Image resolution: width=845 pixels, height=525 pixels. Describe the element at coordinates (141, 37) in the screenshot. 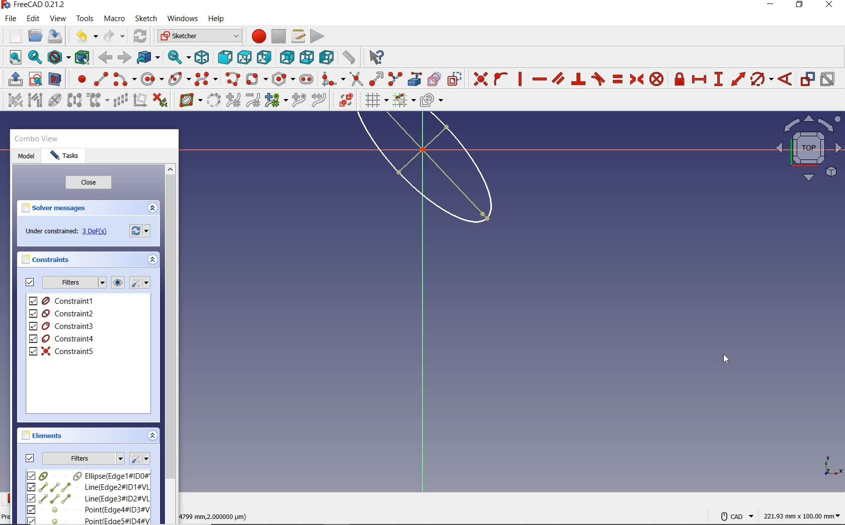

I see `refresh` at that location.